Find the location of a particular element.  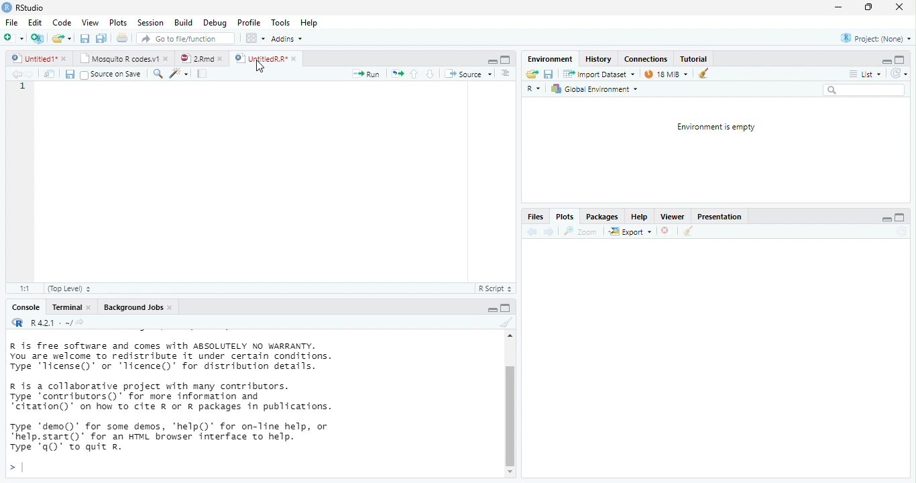

UntitiedR.R" is located at coordinates (260, 58).